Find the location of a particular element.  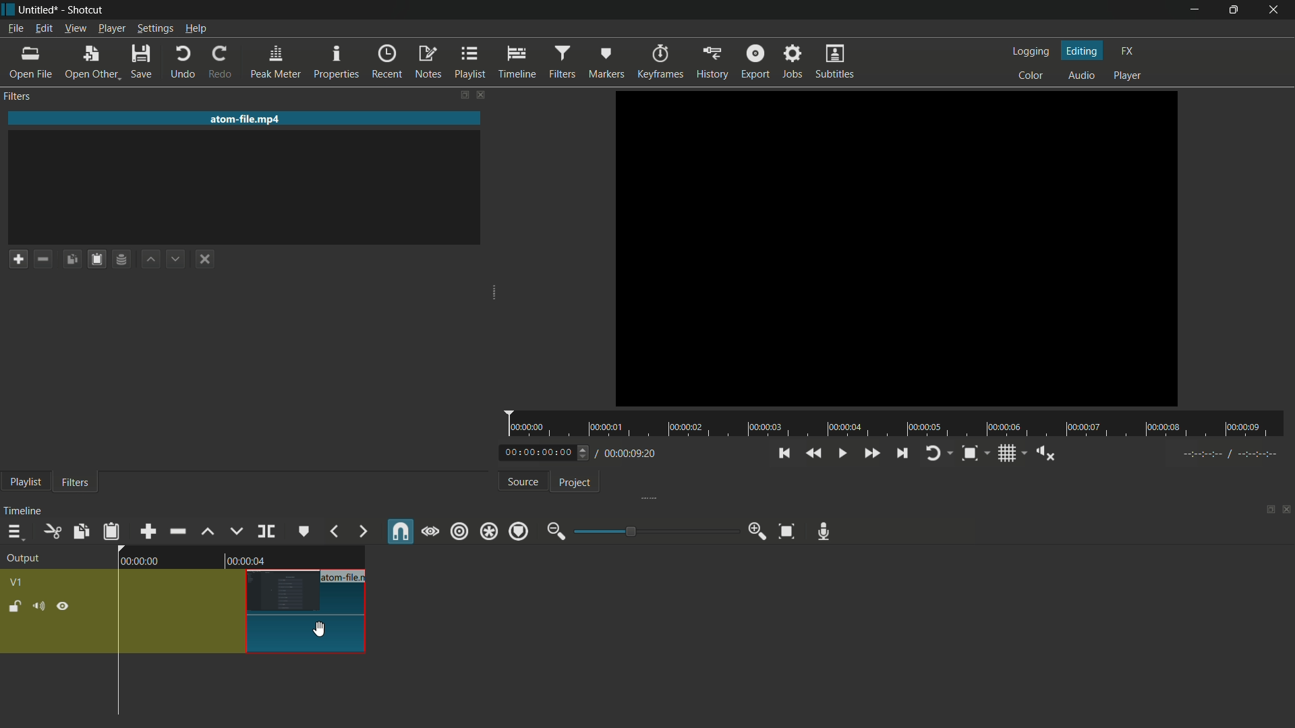

skip to the next point is located at coordinates (902, 453).